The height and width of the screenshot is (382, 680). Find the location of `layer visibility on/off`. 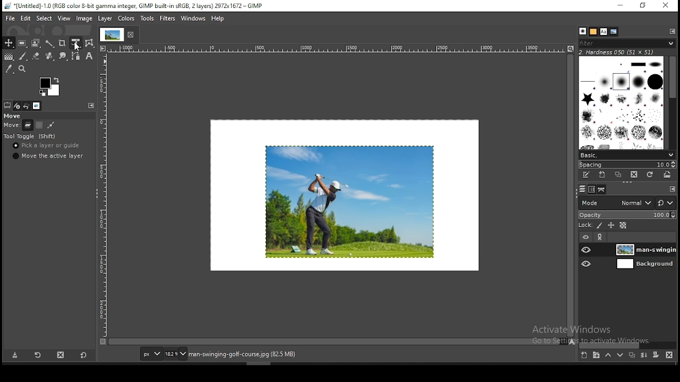

layer visibility on/off is located at coordinates (586, 250).